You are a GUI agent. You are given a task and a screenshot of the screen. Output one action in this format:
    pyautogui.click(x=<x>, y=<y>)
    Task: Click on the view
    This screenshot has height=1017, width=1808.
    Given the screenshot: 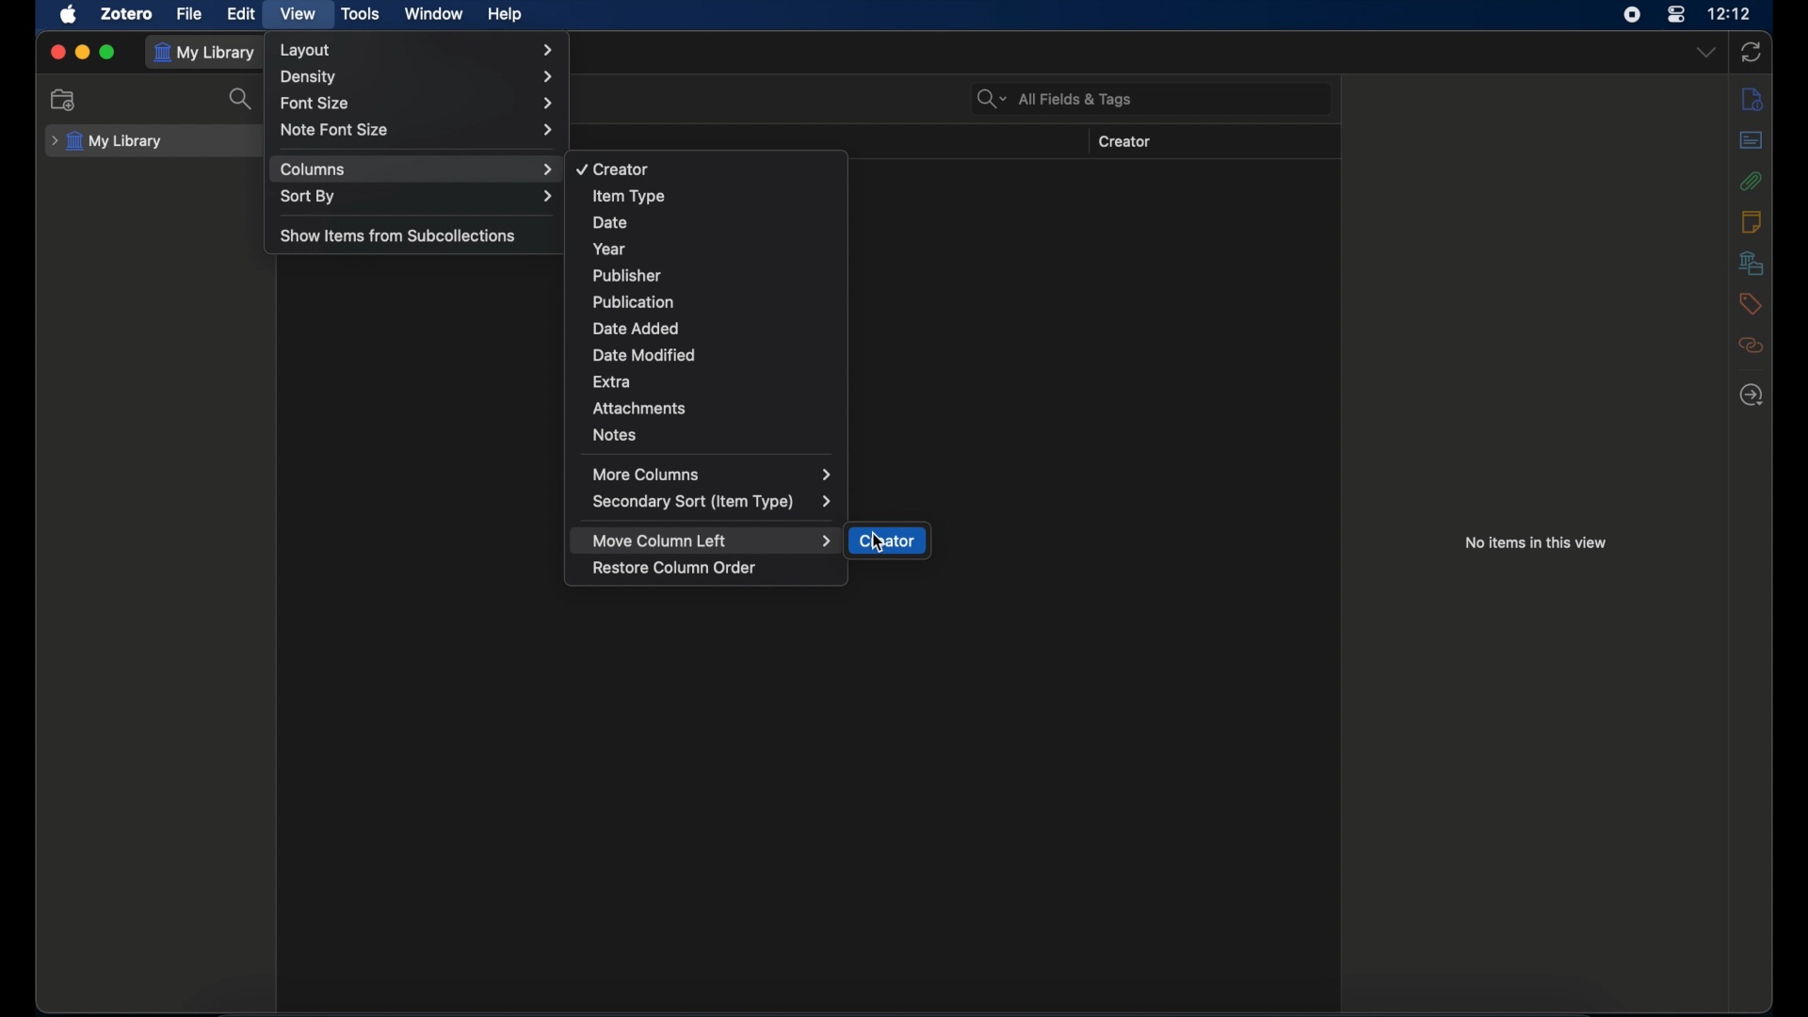 What is the action you would take?
    pyautogui.click(x=296, y=13)
    